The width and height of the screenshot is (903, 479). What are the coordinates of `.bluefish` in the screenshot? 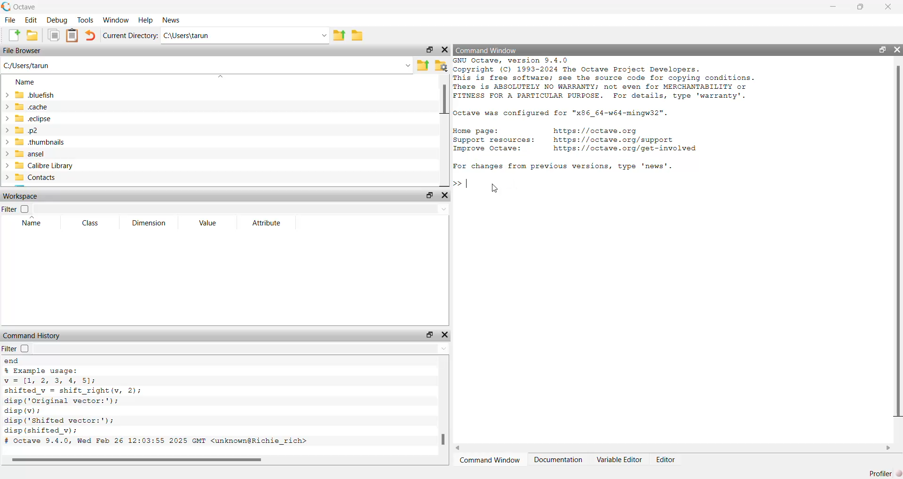 It's located at (64, 95).